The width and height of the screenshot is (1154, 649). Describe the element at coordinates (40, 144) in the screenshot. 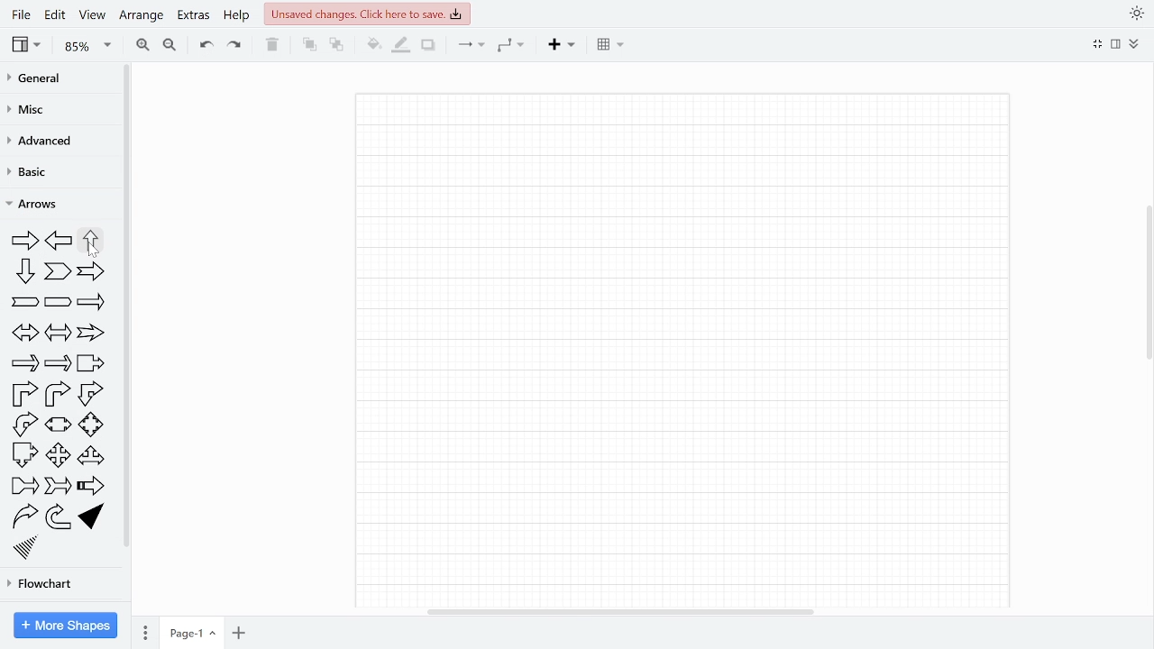

I see `Advanced` at that location.